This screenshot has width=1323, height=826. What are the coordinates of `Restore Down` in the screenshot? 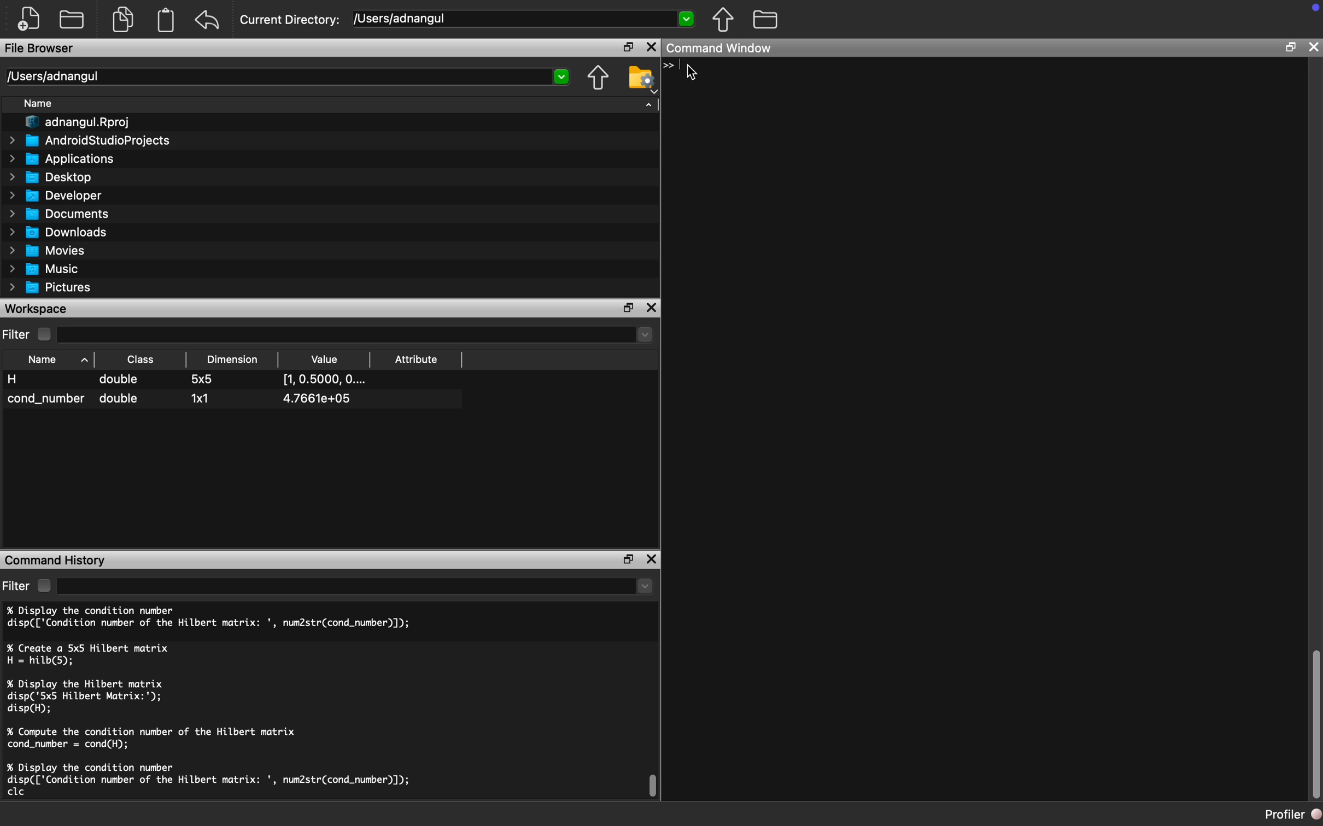 It's located at (628, 559).